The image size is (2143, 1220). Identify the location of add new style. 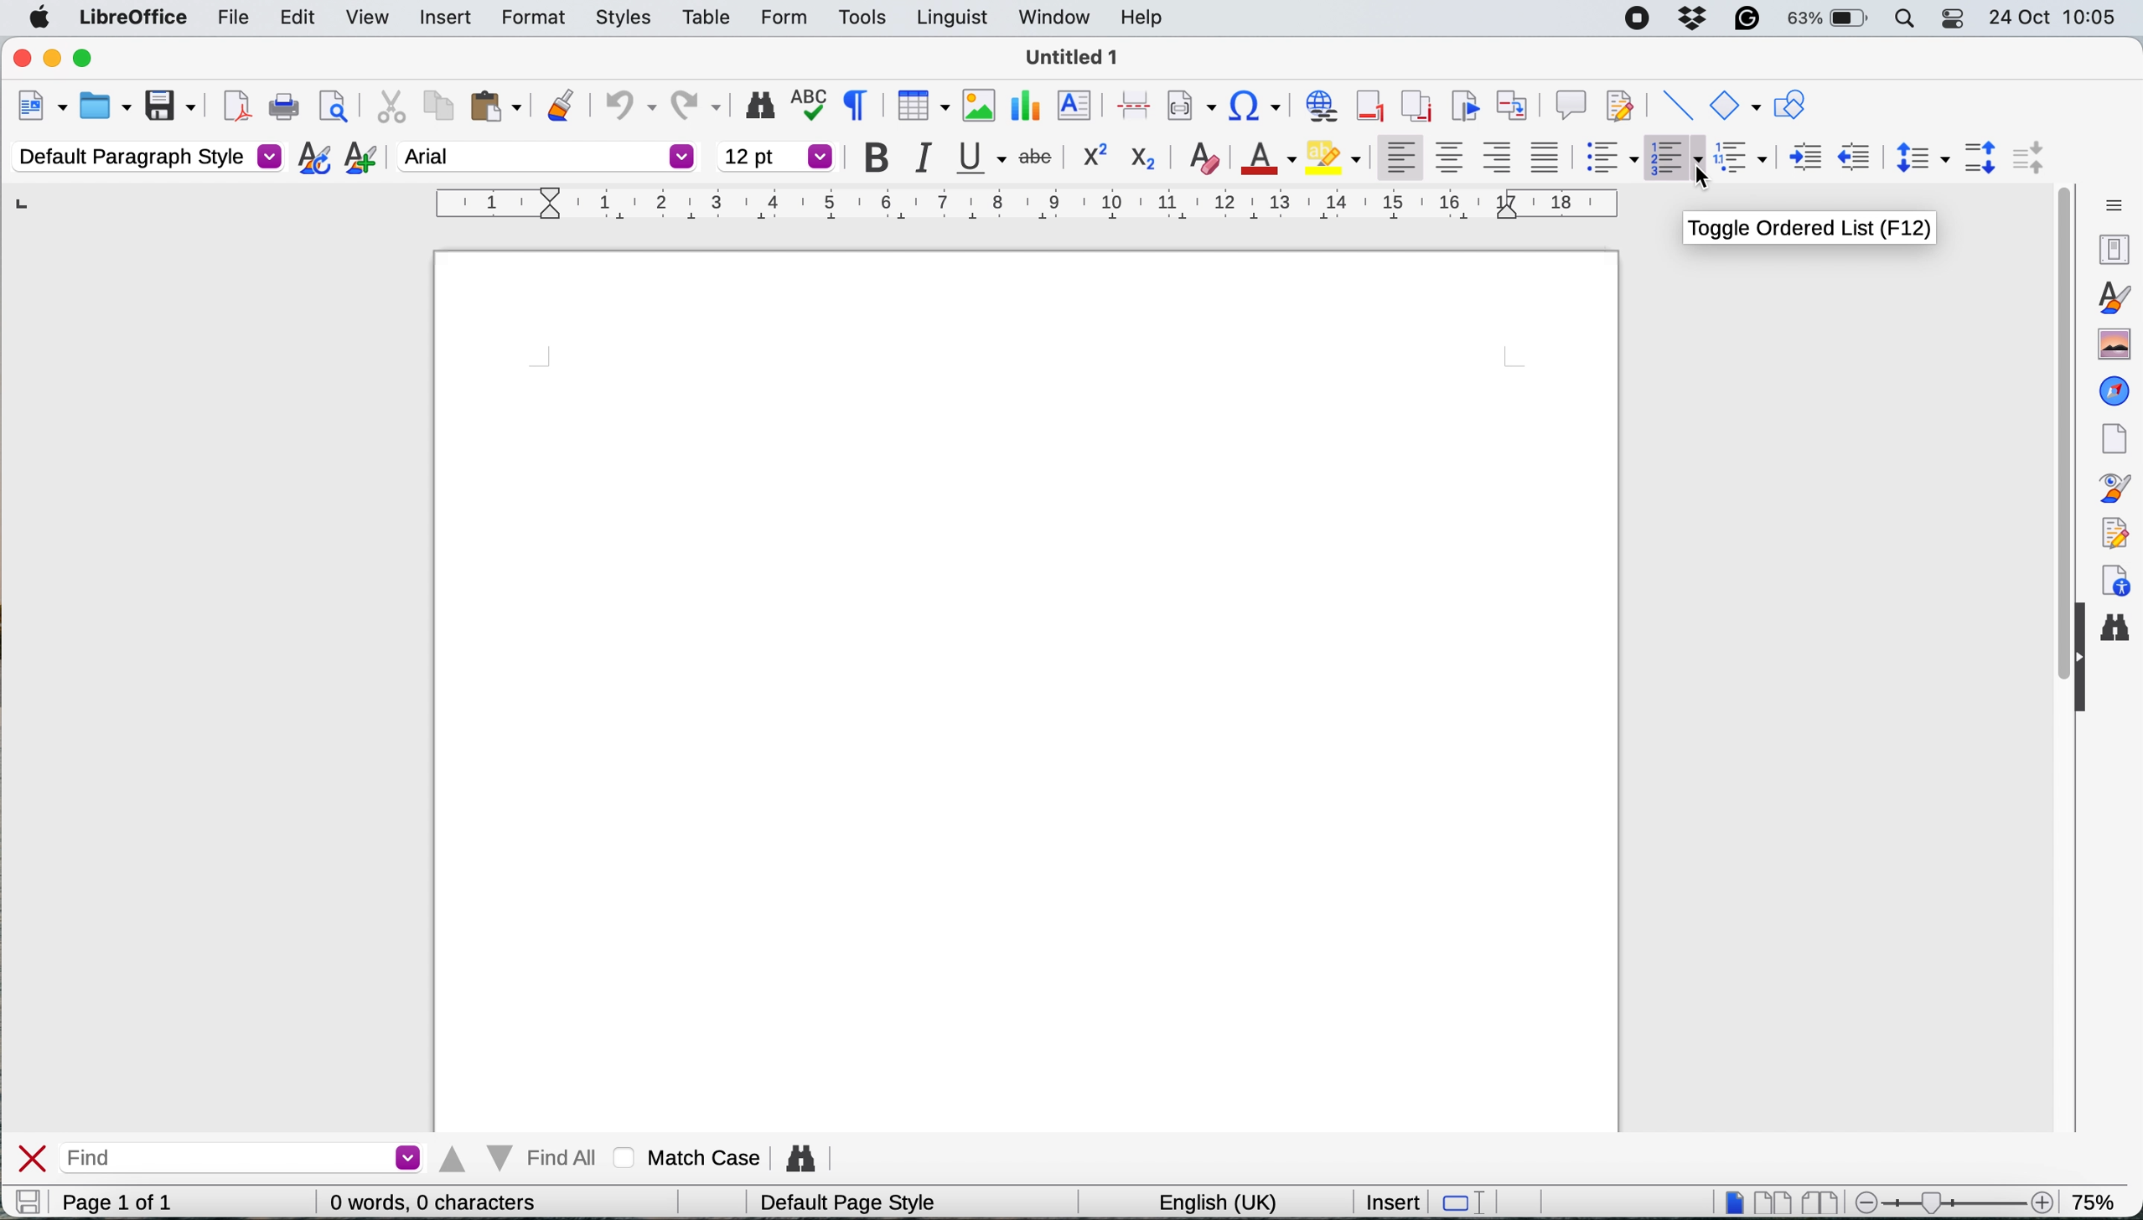
(360, 160).